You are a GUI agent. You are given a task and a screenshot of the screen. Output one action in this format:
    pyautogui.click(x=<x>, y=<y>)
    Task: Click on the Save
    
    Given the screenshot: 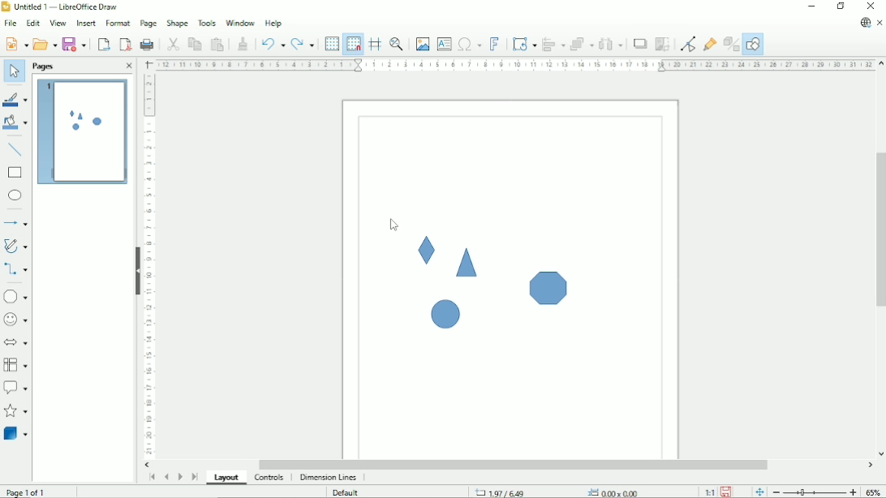 What is the action you would take?
    pyautogui.click(x=726, y=492)
    